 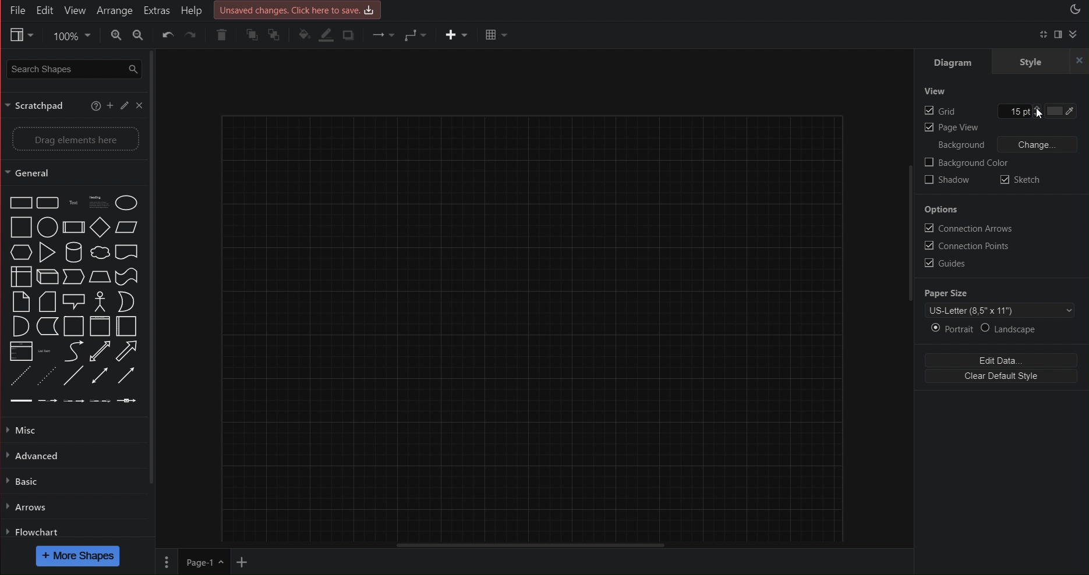 I want to click on cursor, so click(x=1042, y=114).